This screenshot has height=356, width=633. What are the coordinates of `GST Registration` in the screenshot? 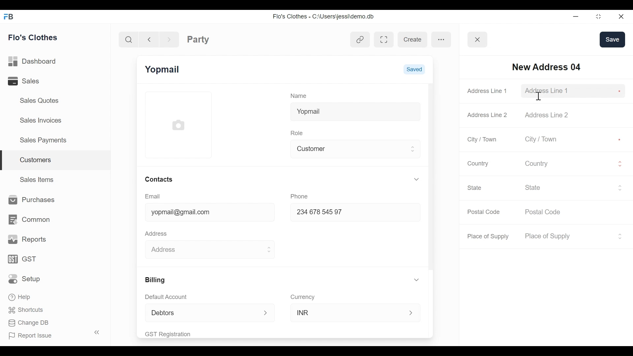 It's located at (176, 334).